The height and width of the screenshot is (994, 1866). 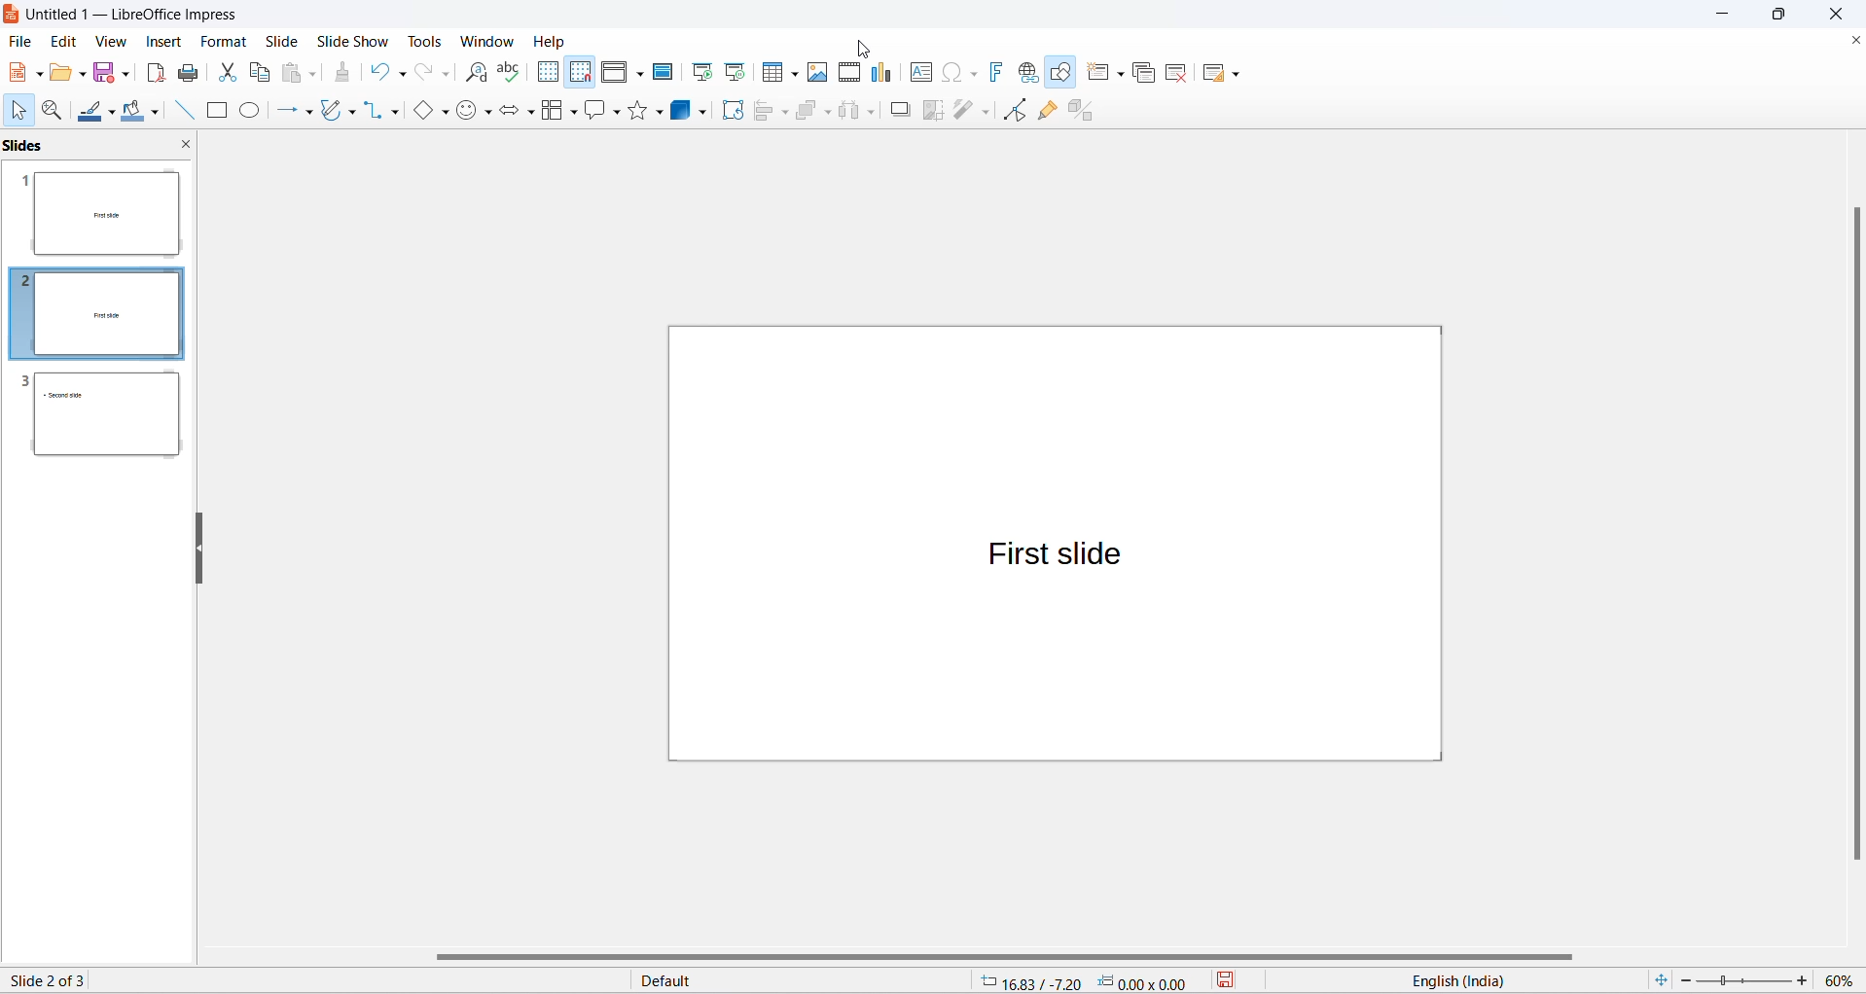 I want to click on callout shapes, so click(x=593, y=110).